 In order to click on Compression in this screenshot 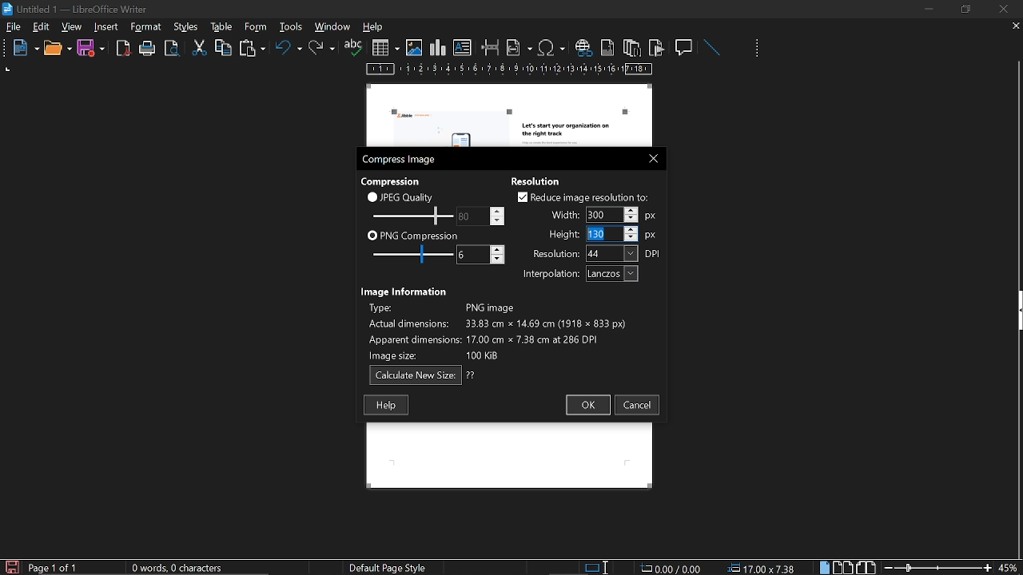, I will do `click(392, 180)`.